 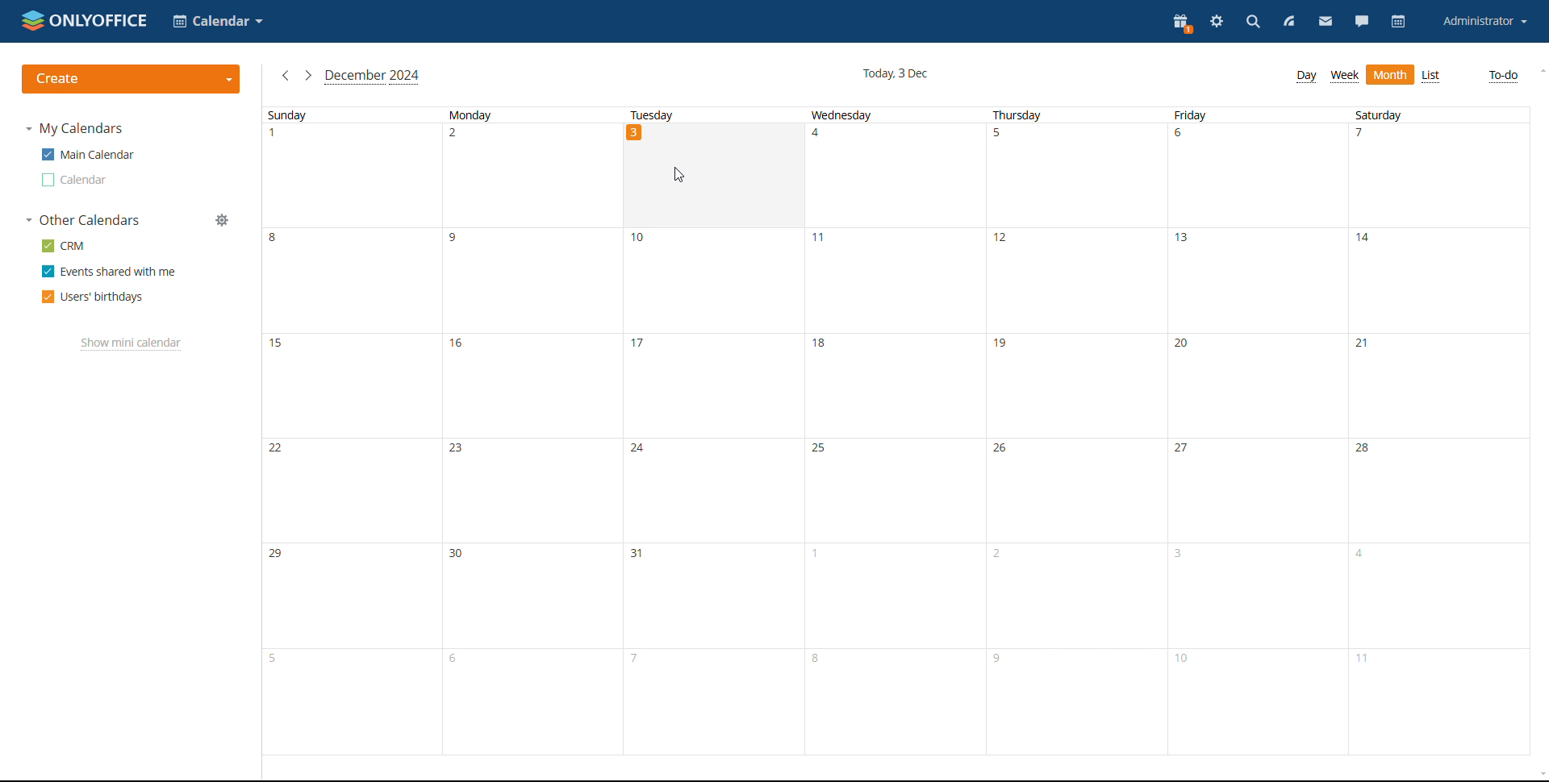 I want to click on crm, so click(x=63, y=245).